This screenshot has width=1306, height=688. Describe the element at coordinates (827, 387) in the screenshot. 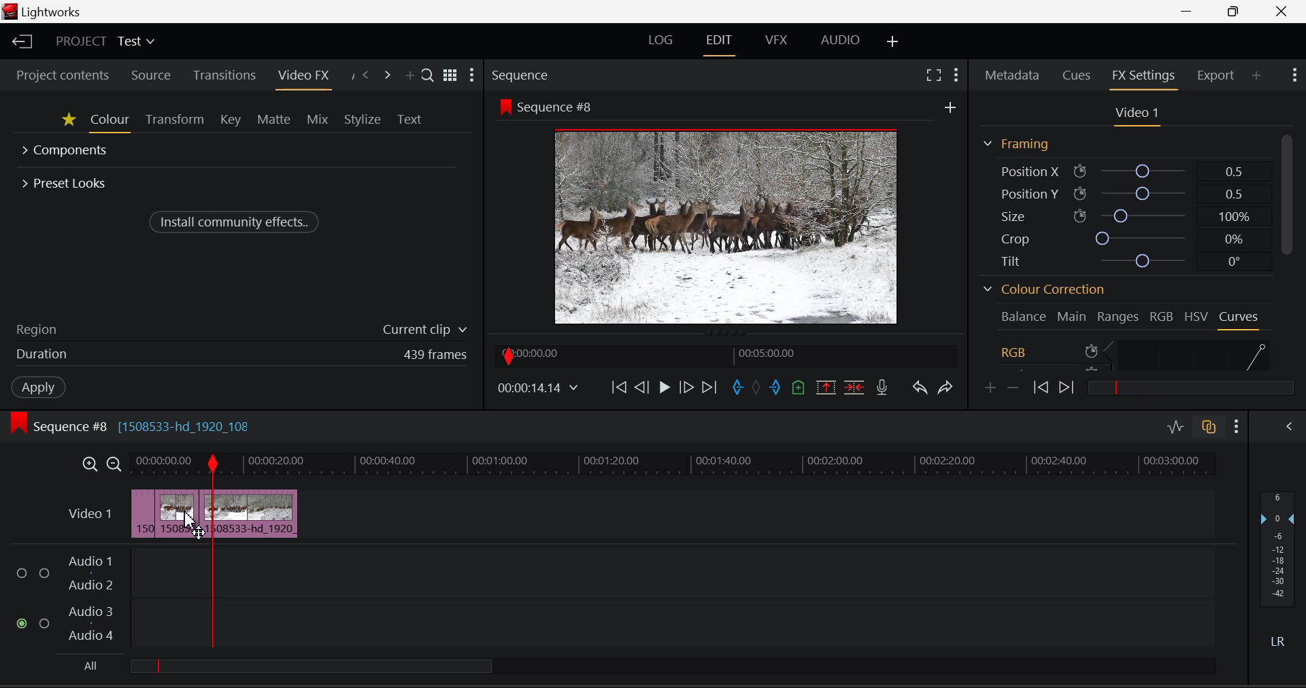

I see `Remove Marked Section` at that location.